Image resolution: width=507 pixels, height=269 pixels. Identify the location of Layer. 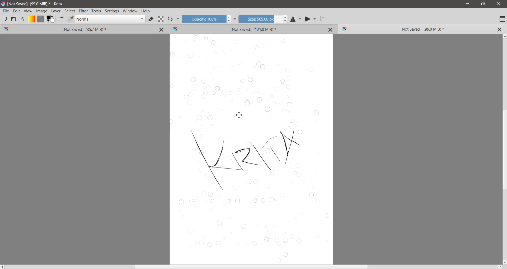
(56, 11).